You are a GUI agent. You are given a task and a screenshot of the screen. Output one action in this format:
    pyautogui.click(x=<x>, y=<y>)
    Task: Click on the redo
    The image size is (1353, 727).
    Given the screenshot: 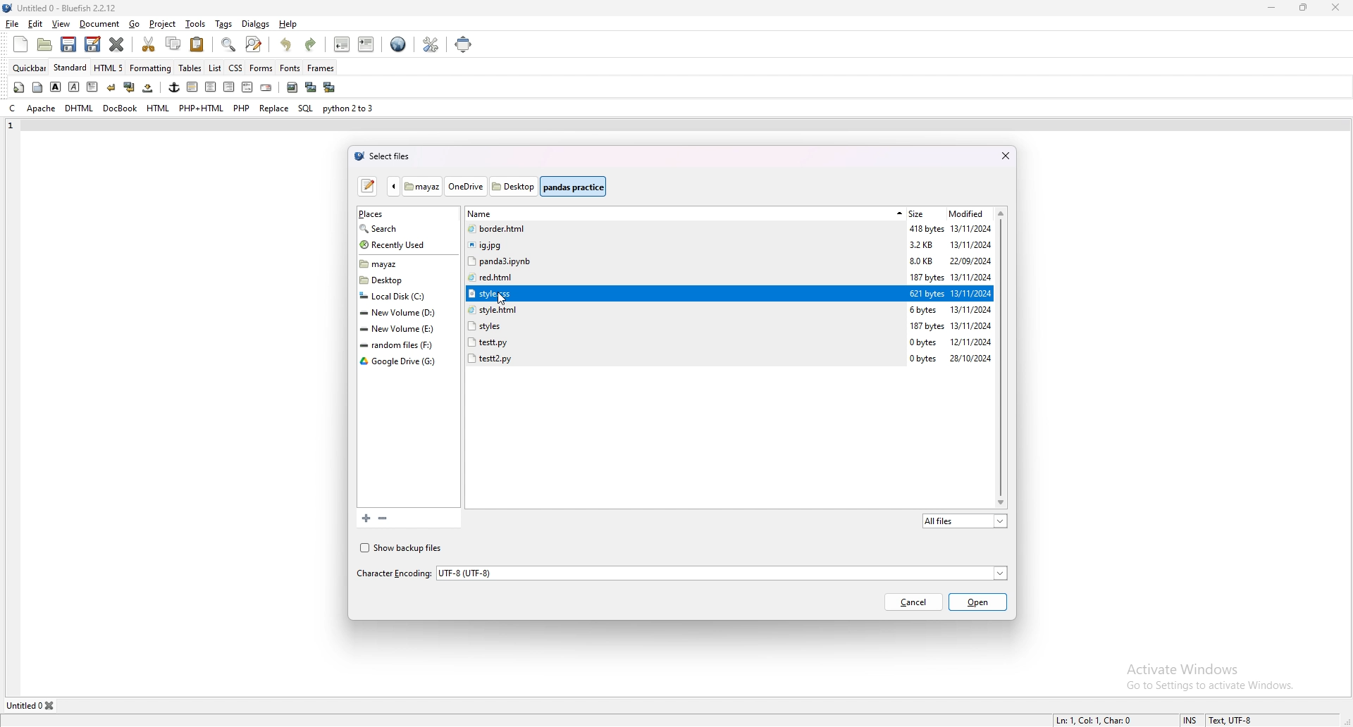 What is the action you would take?
    pyautogui.click(x=314, y=44)
    